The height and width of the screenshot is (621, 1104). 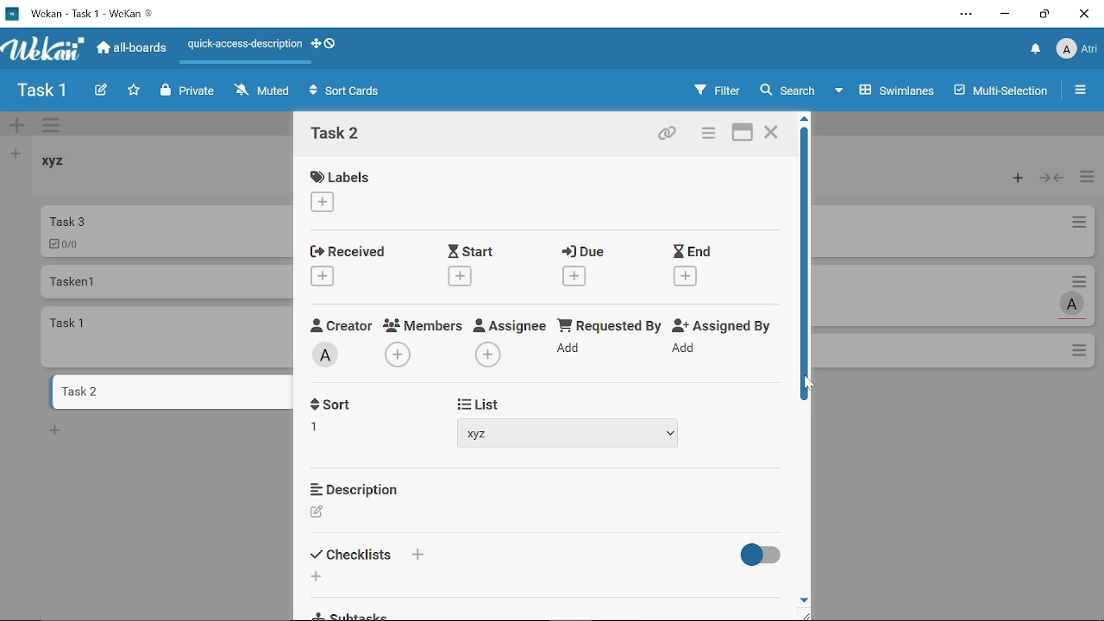 I want to click on Add swimlane, so click(x=17, y=127).